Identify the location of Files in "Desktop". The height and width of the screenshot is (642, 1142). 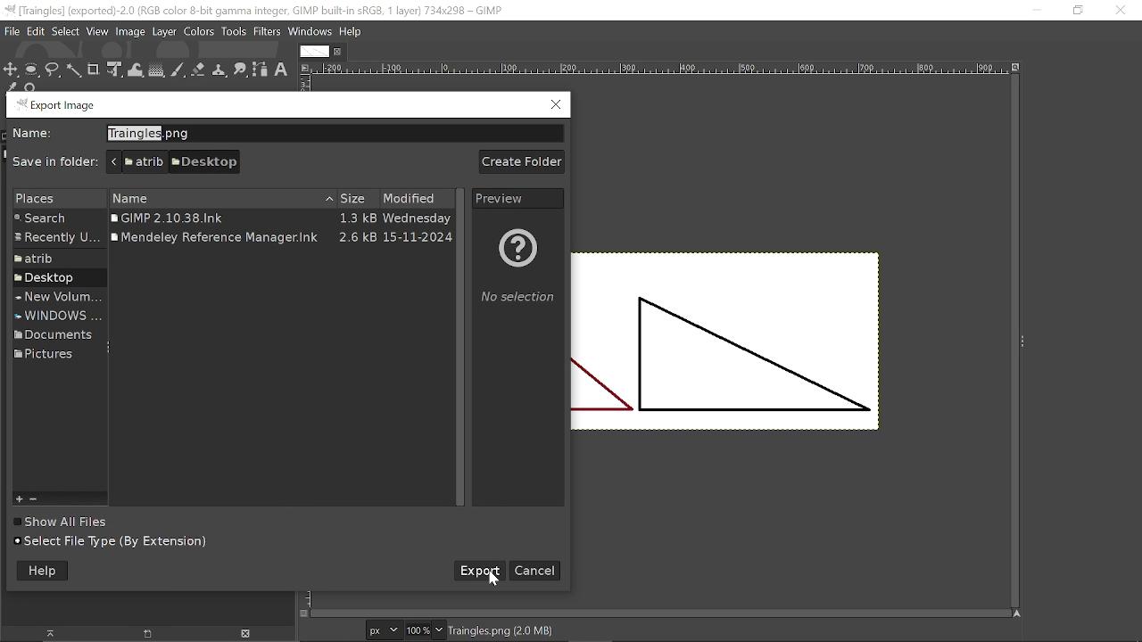
(281, 219).